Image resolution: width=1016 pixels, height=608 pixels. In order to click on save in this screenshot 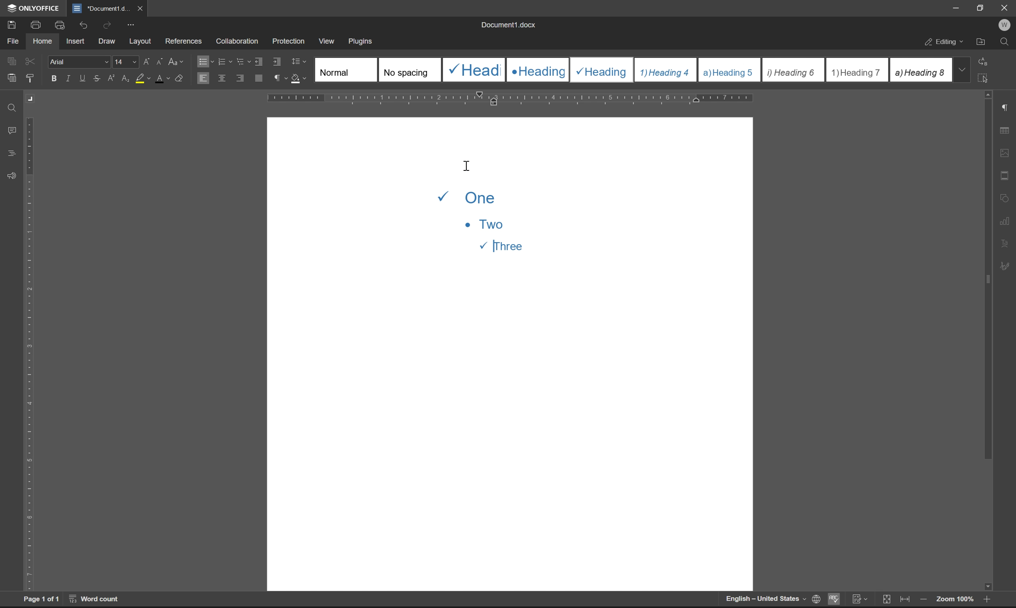, I will do `click(9, 24)`.